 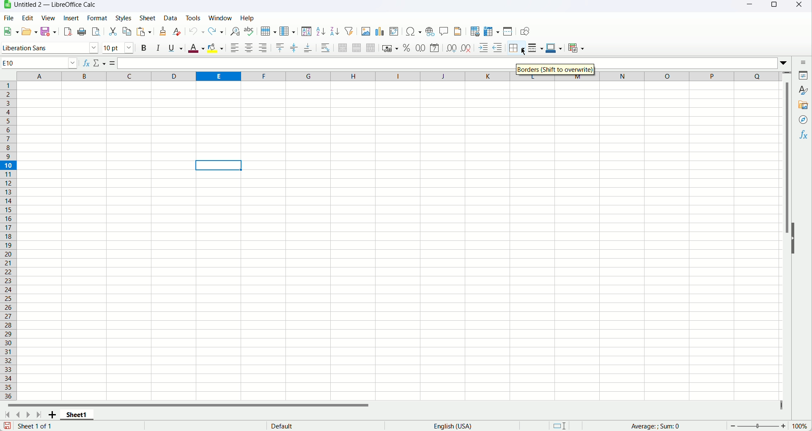 What do you see at coordinates (516, 48) in the screenshot?
I see `Borders` at bounding box center [516, 48].